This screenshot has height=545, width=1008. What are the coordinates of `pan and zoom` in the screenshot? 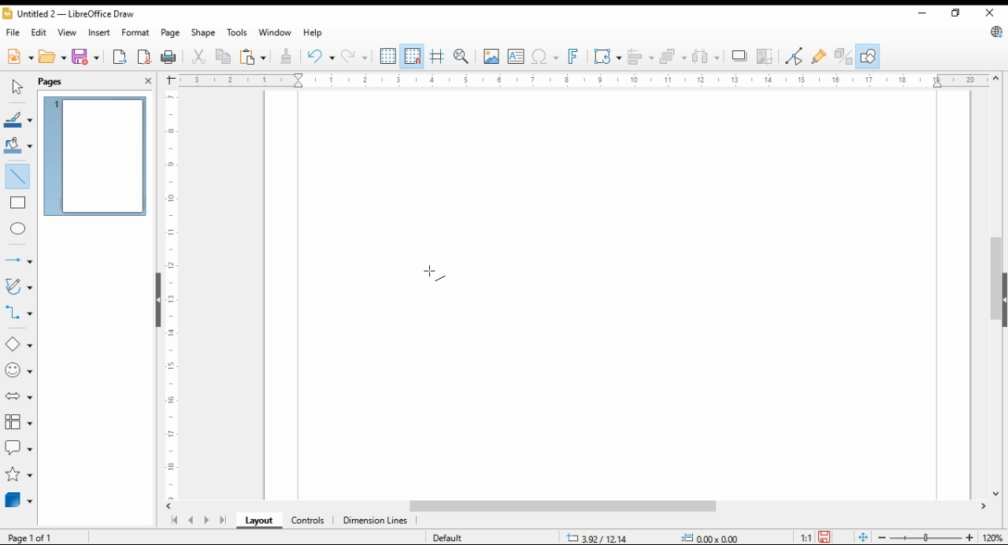 It's located at (462, 57).